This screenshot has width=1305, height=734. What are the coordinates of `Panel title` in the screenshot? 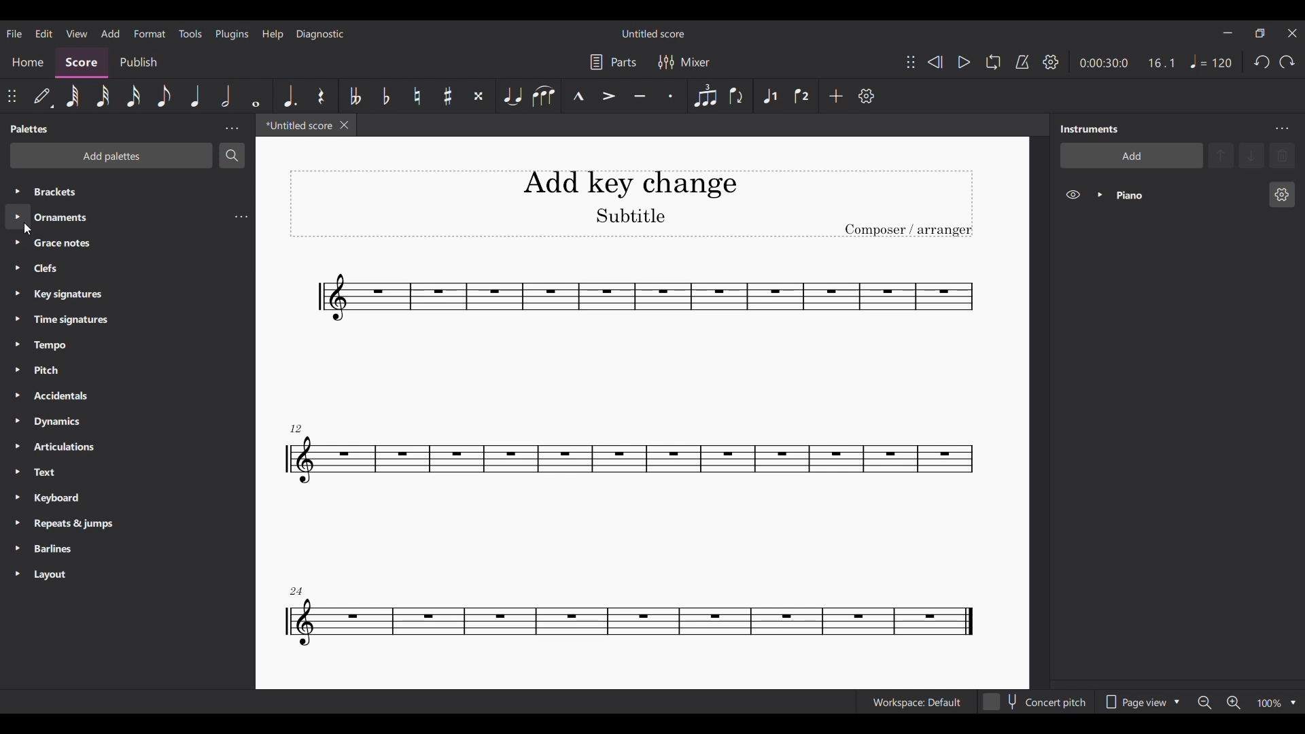 It's located at (1088, 128).